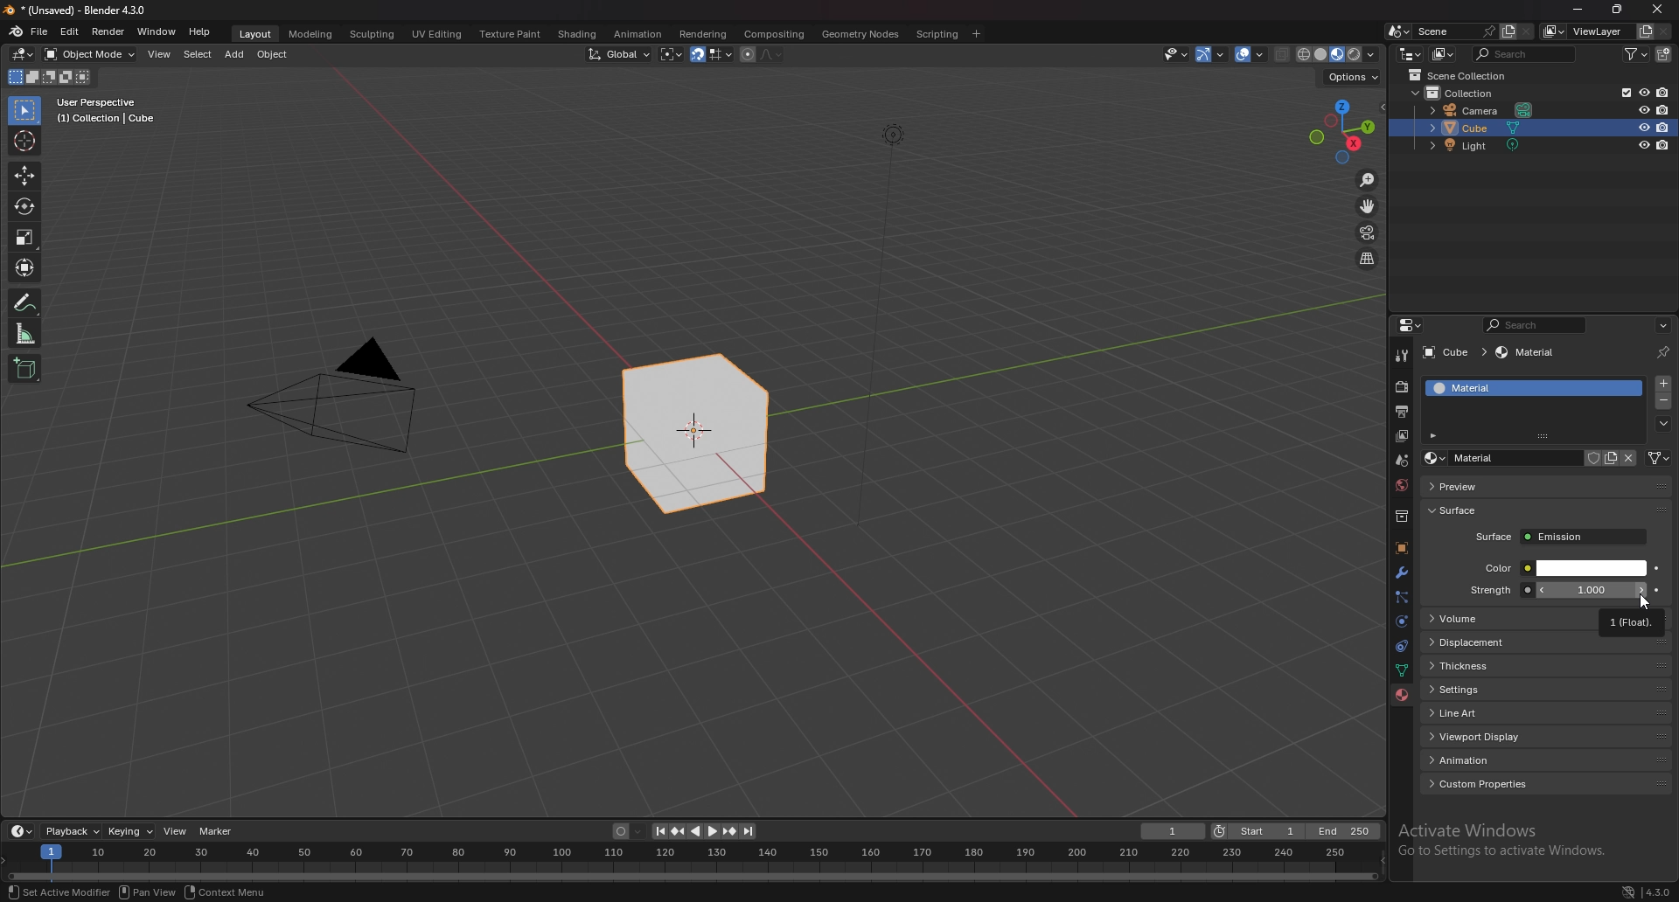 The height and width of the screenshot is (902, 1679). What do you see at coordinates (72, 31) in the screenshot?
I see `edit` at bounding box center [72, 31].